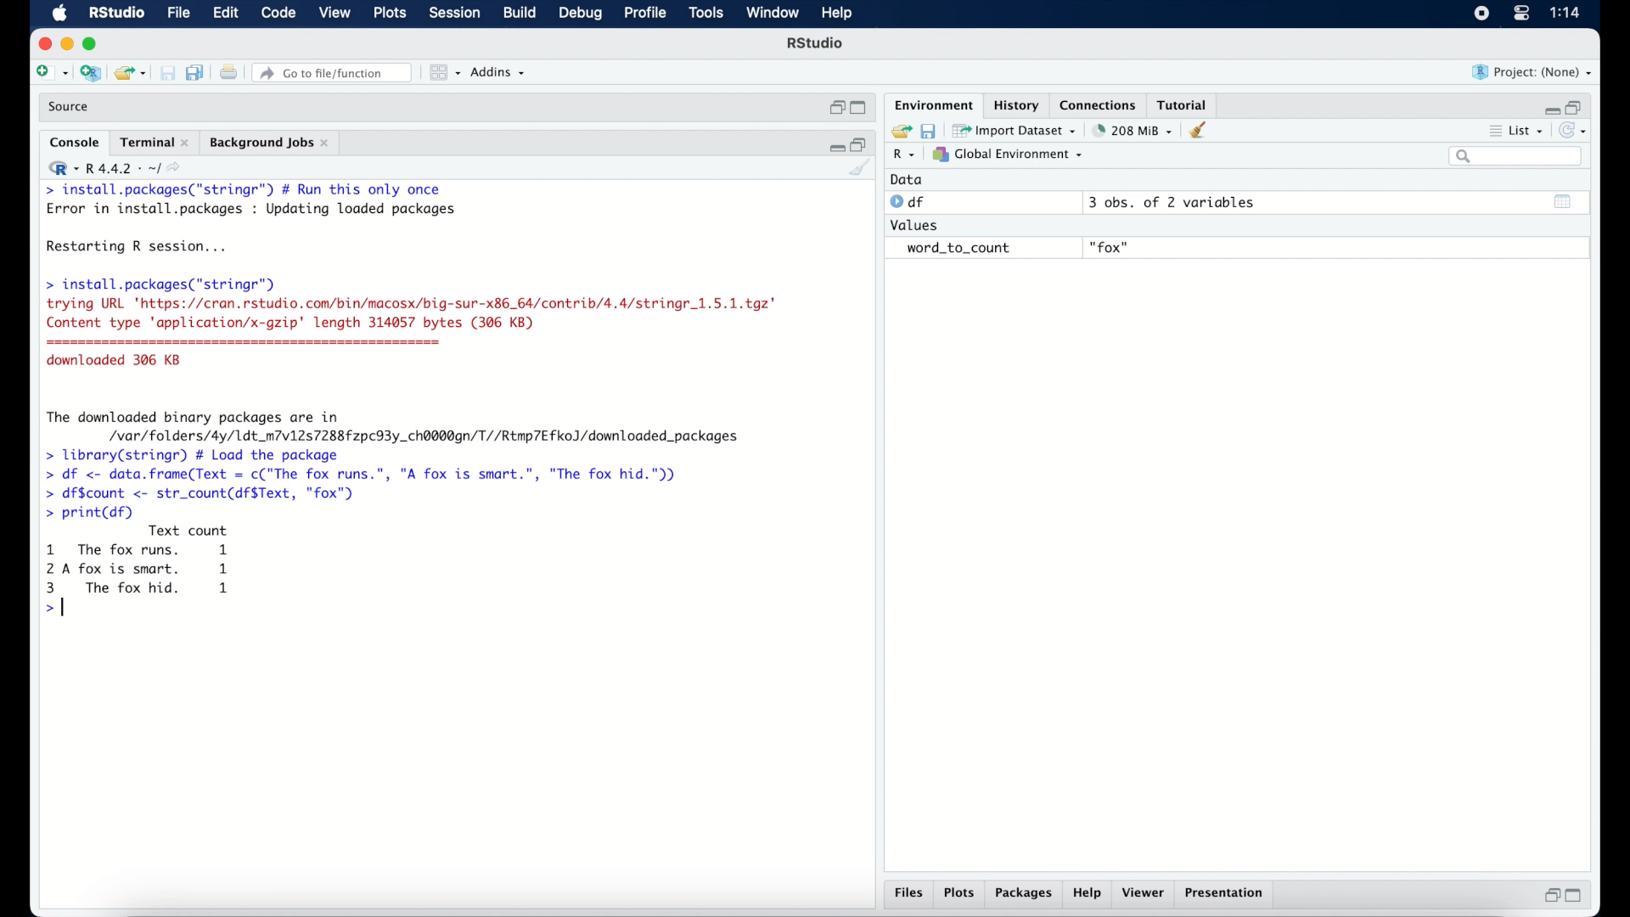 The image size is (1630, 917). I want to click on R, so click(905, 155).